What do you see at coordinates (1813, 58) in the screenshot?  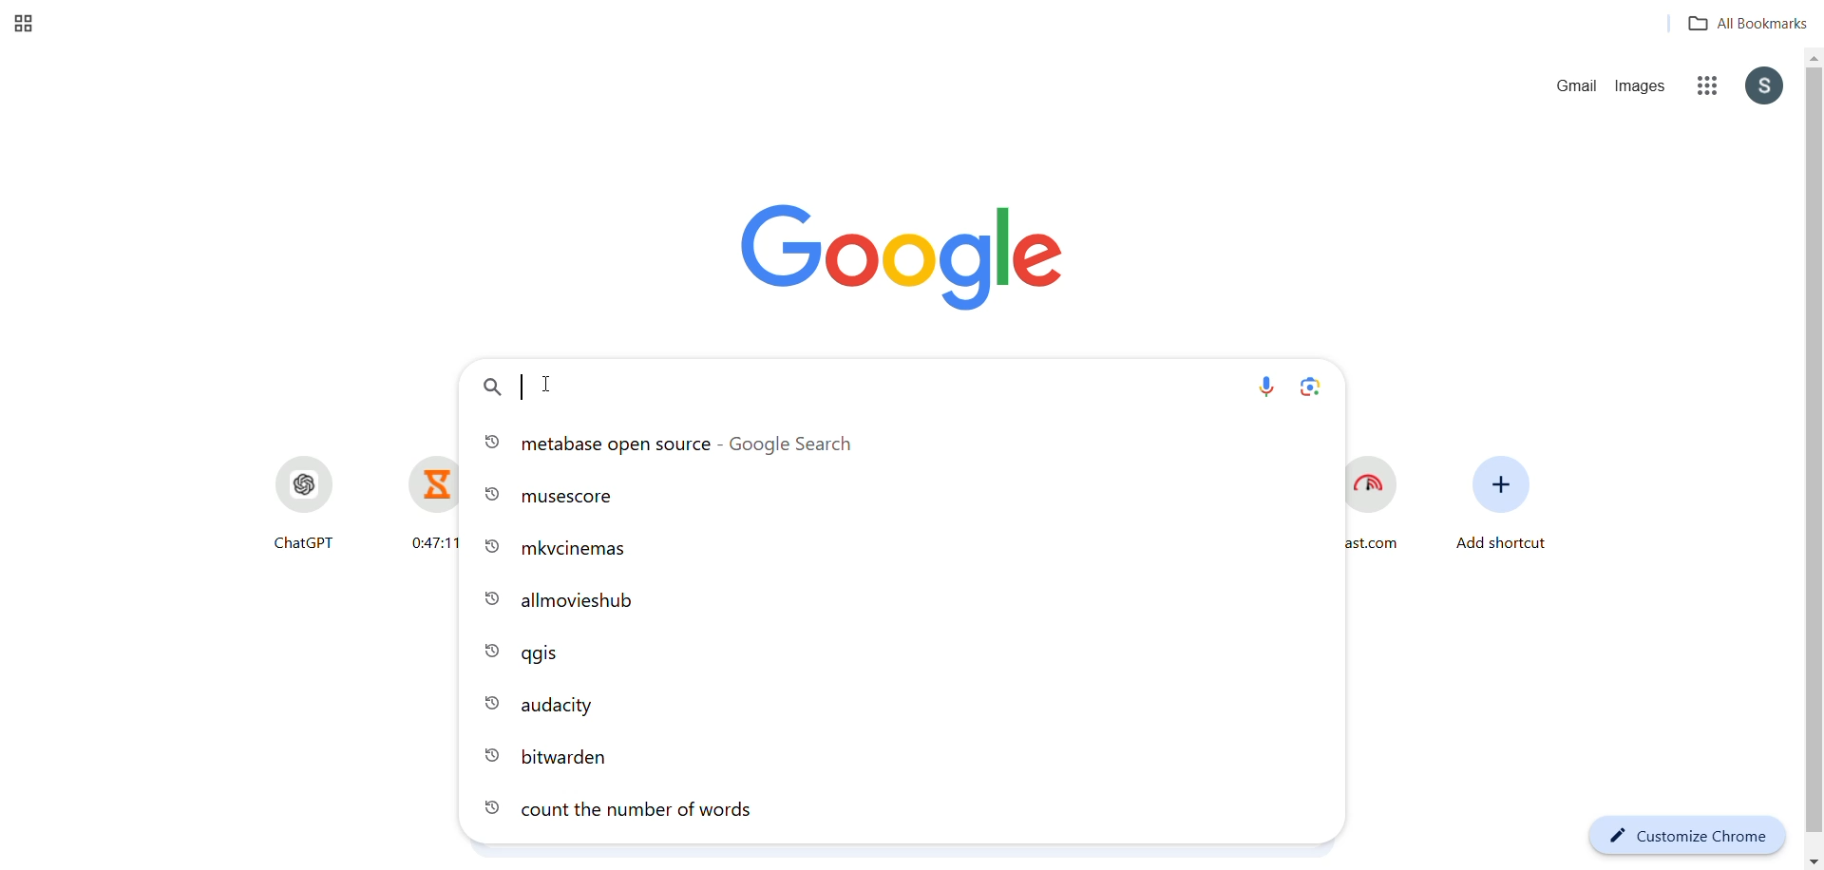 I see `move up` at bounding box center [1813, 58].